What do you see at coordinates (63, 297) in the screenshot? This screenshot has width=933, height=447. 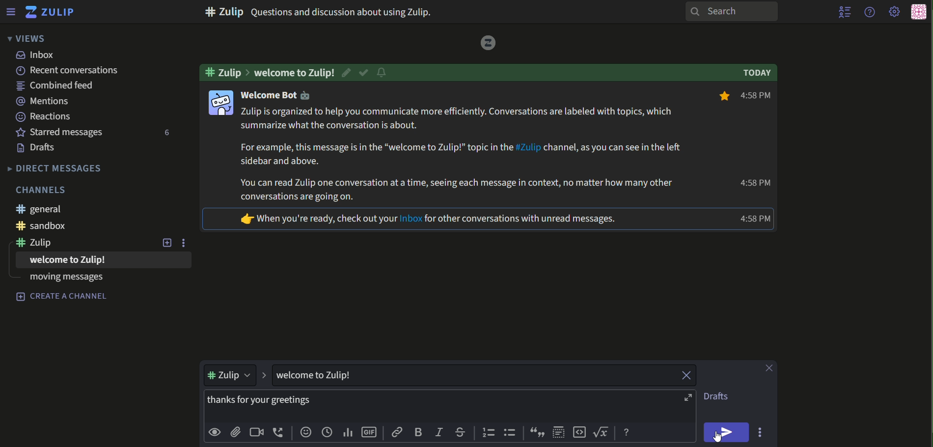 I see `Text` at bounding box center [63, 297].